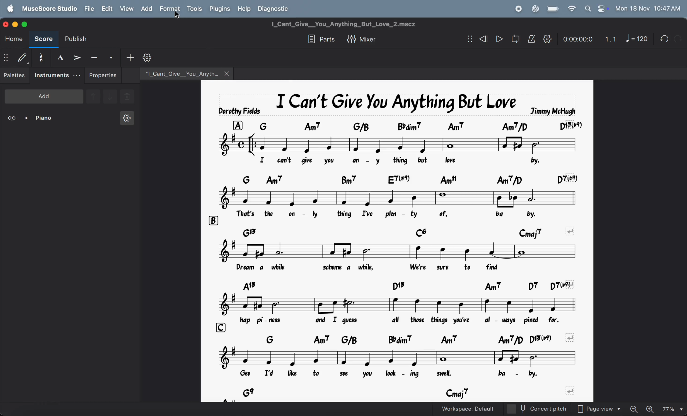  I want to click on plugins, so click(219, 9).